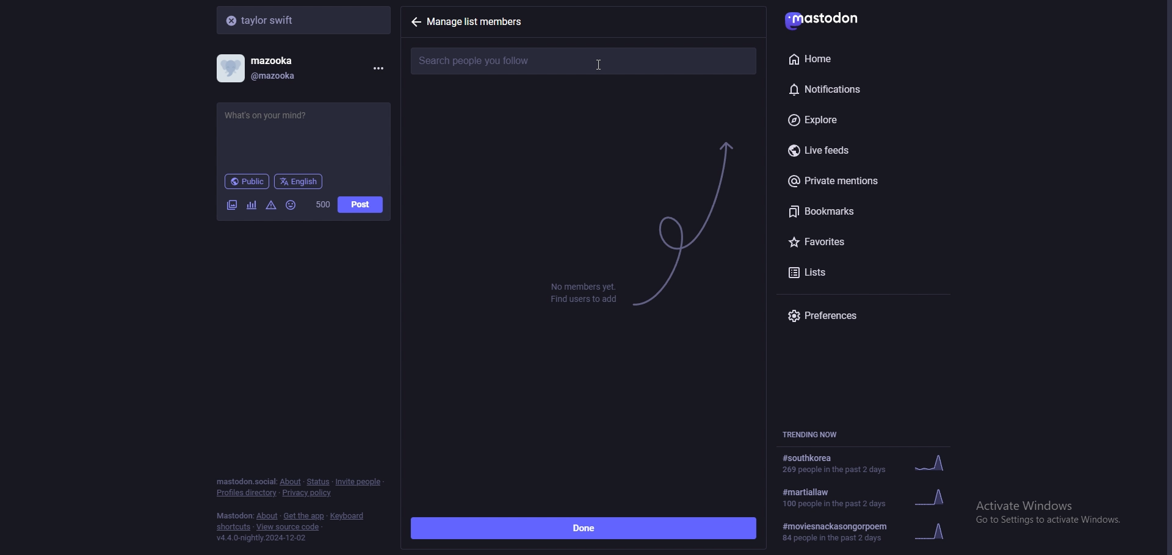  Describe the element at coordinates (584, 529) in the screenshot. I see `done` at that location.